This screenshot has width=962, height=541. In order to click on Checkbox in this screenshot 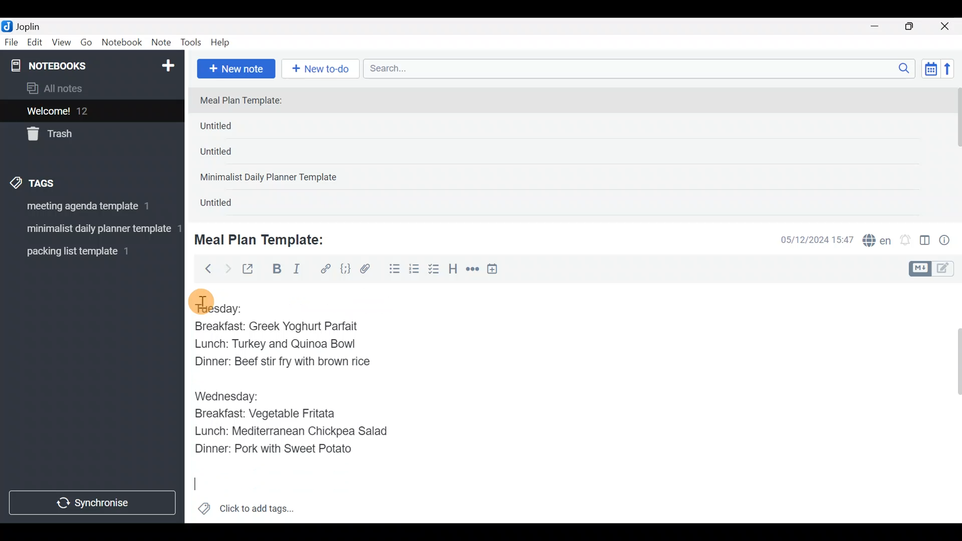, I will do `click(435, 270)`.